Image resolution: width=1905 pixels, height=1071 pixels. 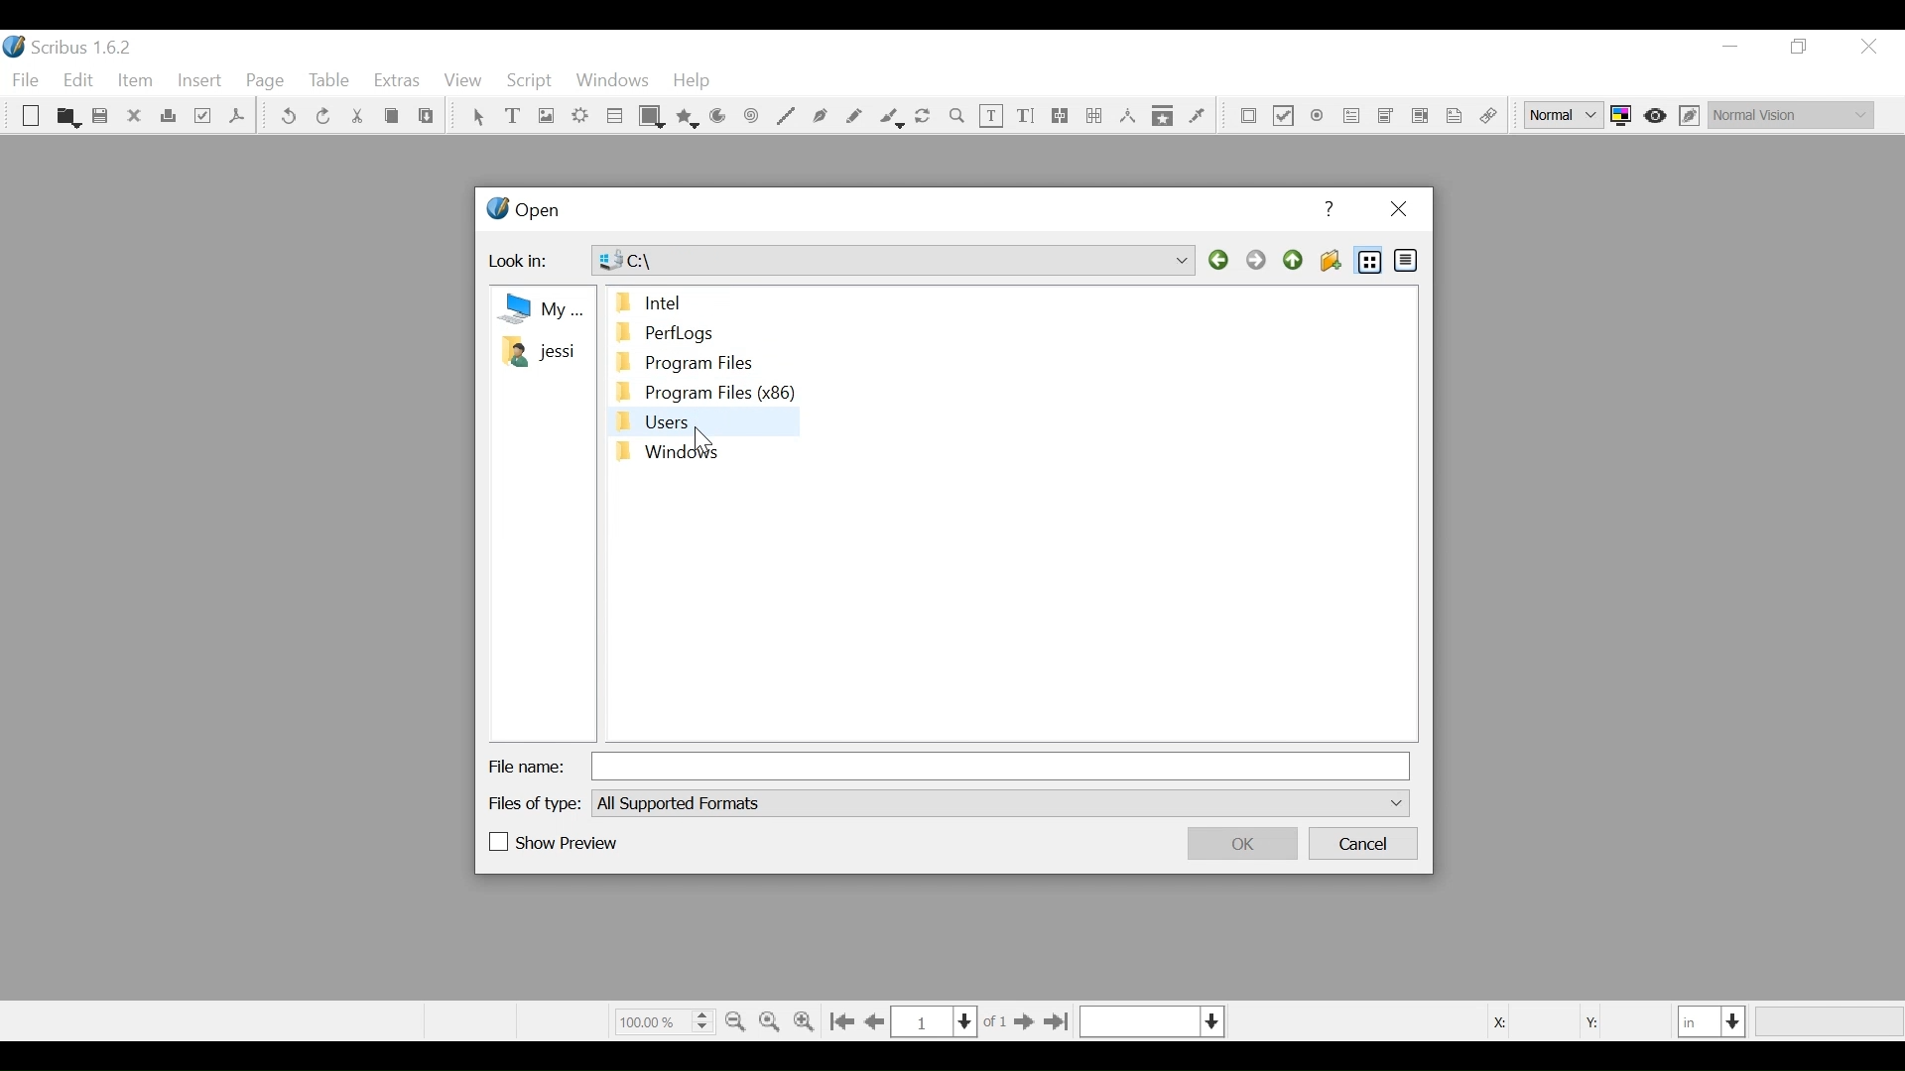 I want to click on Select the image preview quality, so click(x=1567, y=115).